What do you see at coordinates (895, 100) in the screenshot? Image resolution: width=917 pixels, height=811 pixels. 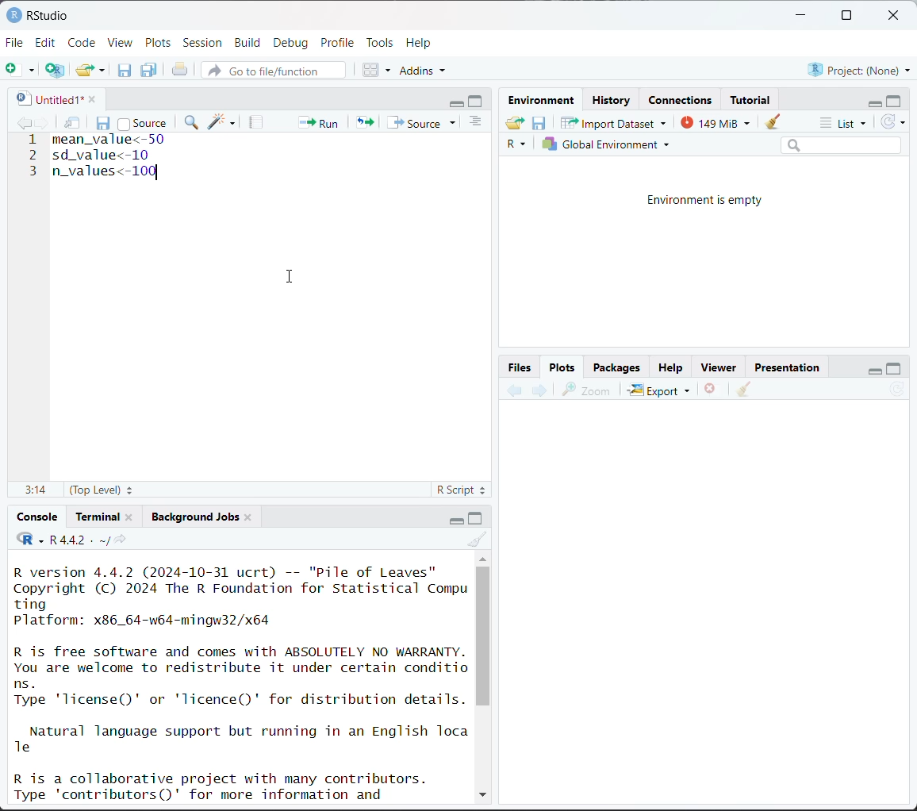 I see `maximize` at bounding box center [895, 100].